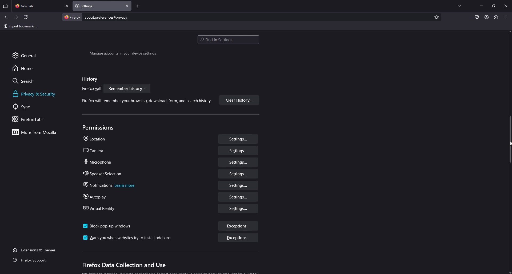 This screenshot has height=274, width=512. I want to click on extensions and themes, so click(38, 249).